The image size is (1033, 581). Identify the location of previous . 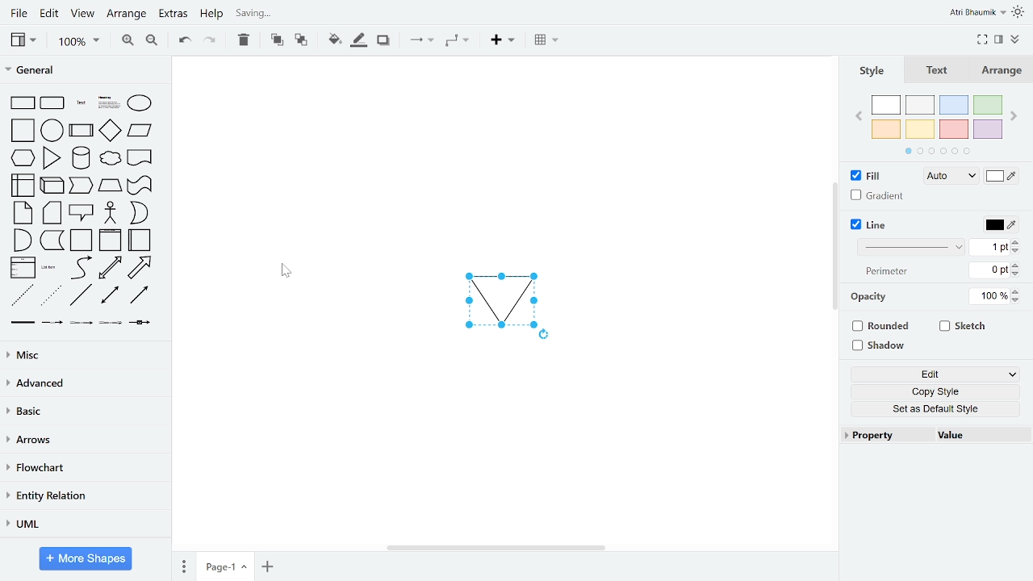
(856, 119).